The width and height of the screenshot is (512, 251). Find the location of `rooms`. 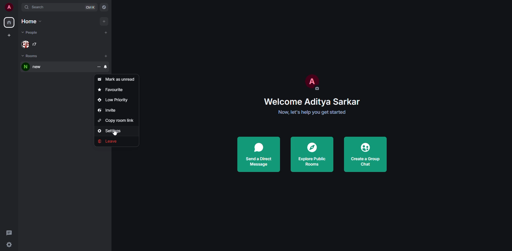

rooms is located at coordinates (30, 55).